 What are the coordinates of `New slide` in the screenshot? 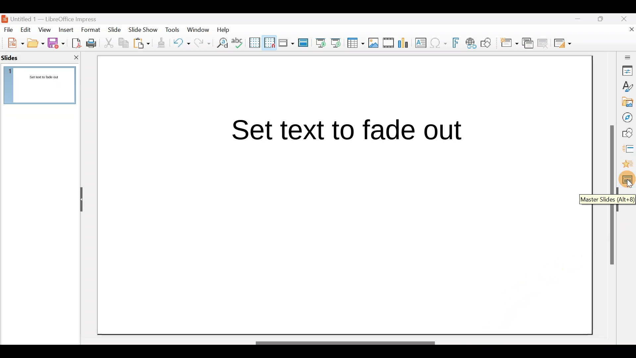 It's located at (509, 45).